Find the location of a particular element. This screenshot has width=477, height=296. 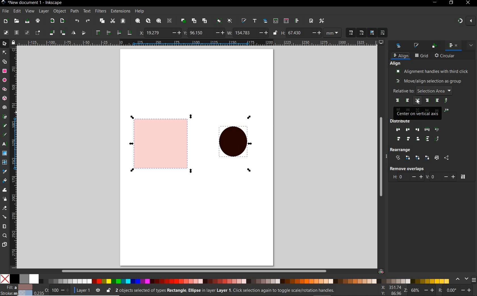

align & distribute is located at coordinates (453, 46).